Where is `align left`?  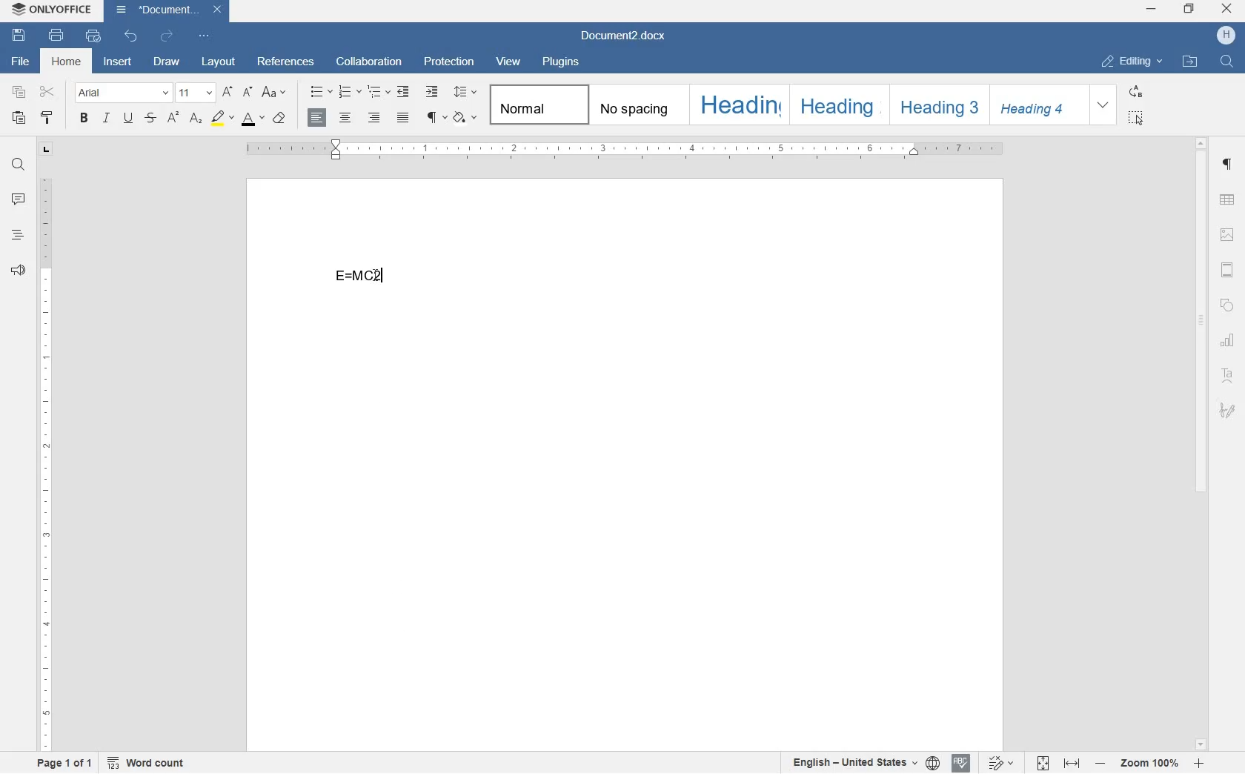
align left is located at coordinates (316, 117).